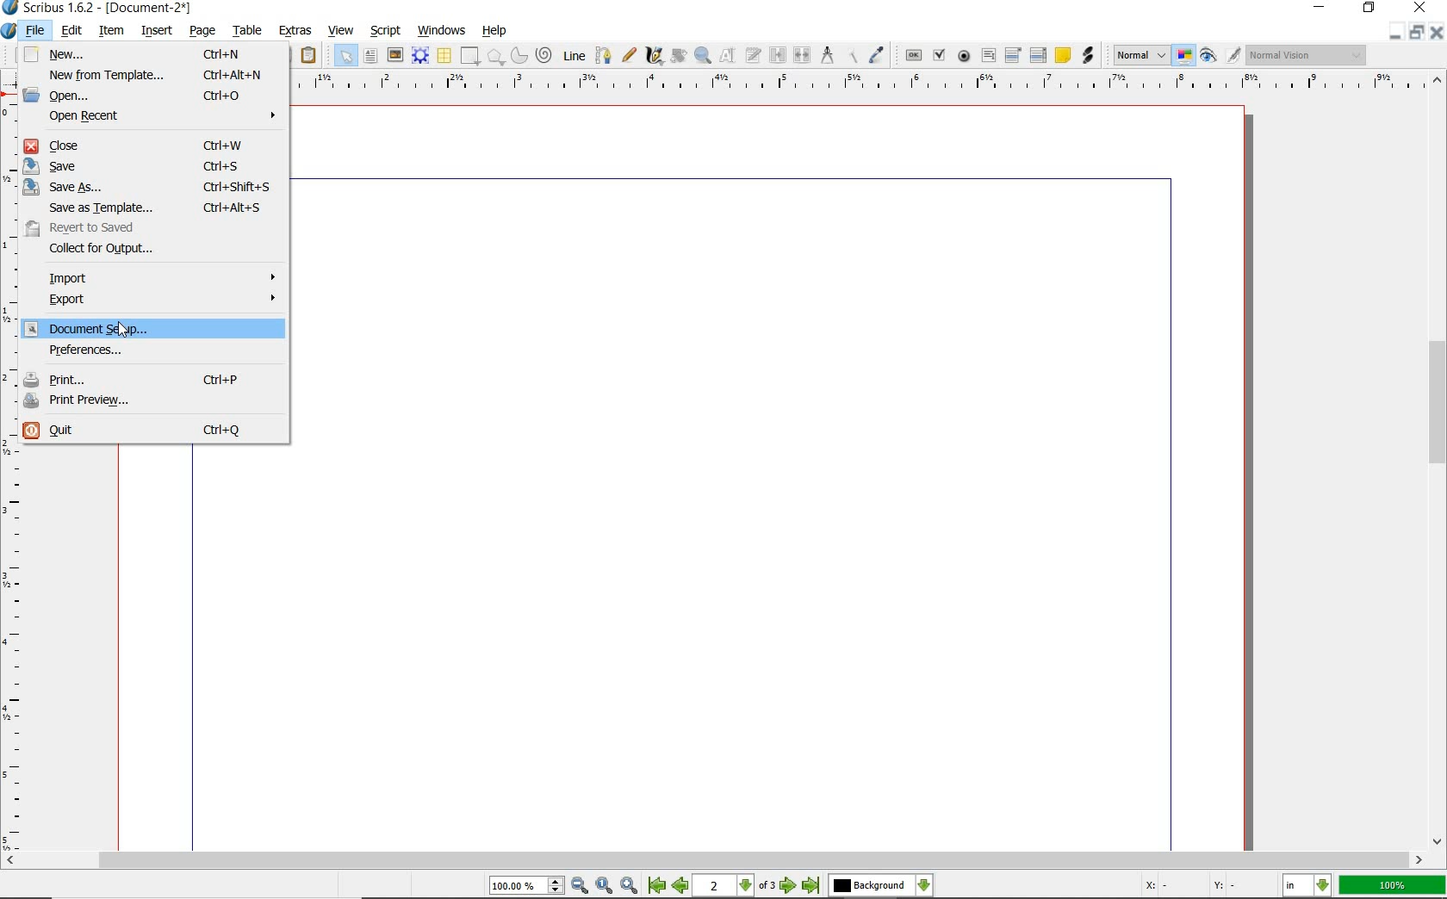  What do you see at coordinates (1185, 58) in the screenshot?
I see `toggle color management` at bounding box center [1185, 58].